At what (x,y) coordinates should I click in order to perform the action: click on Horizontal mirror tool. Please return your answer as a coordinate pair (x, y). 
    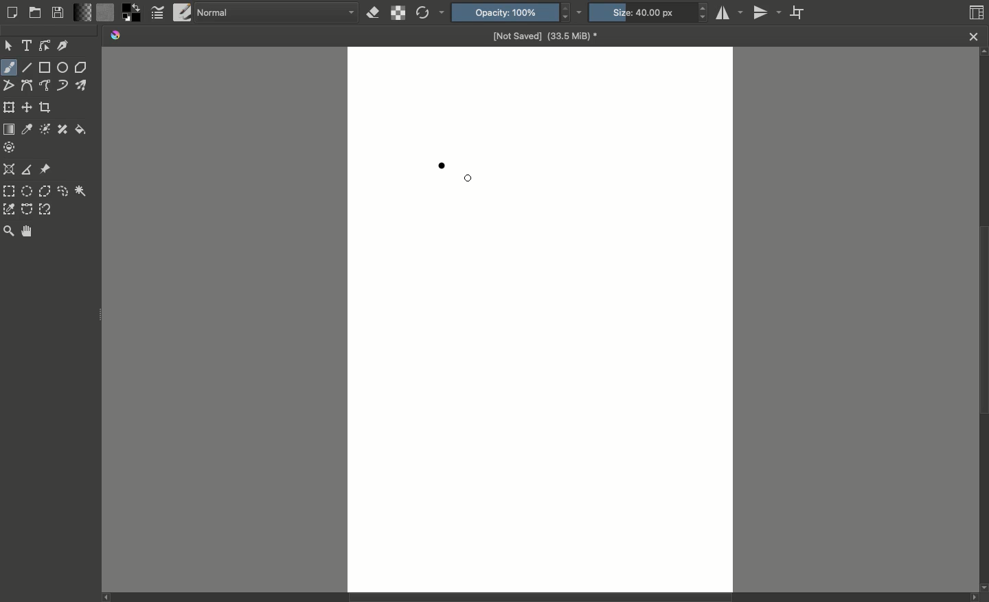
    Looking at the image, I should click on (731, 12).